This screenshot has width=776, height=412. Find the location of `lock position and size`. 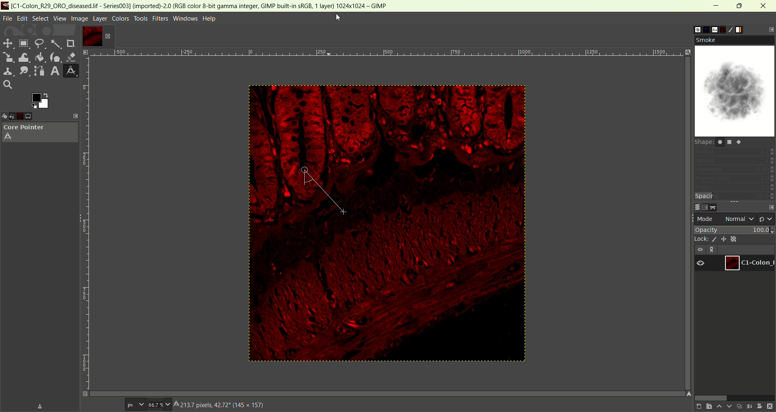

lock position and size is located at coordinates (723, 239).